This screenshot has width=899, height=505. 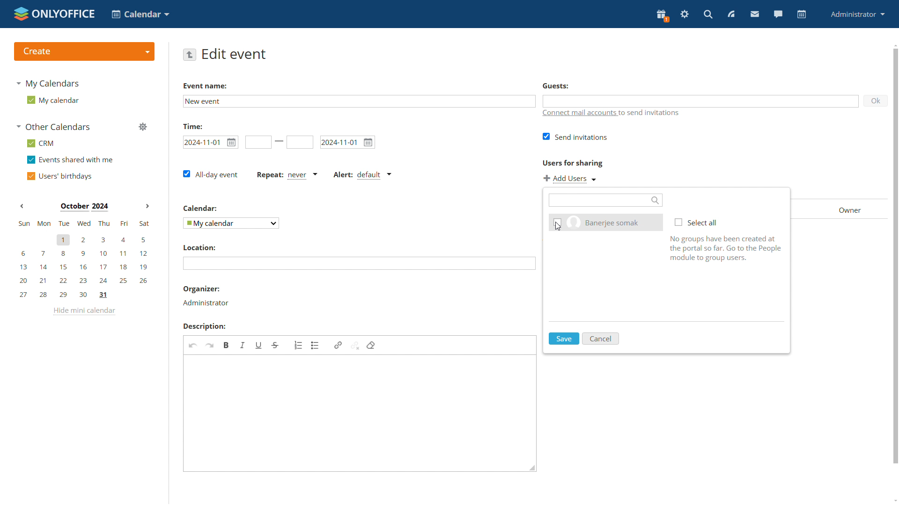 What do you see at coordinates (226, 346) in the screenshot?
I see `bold` at bounding box center [226, 346].